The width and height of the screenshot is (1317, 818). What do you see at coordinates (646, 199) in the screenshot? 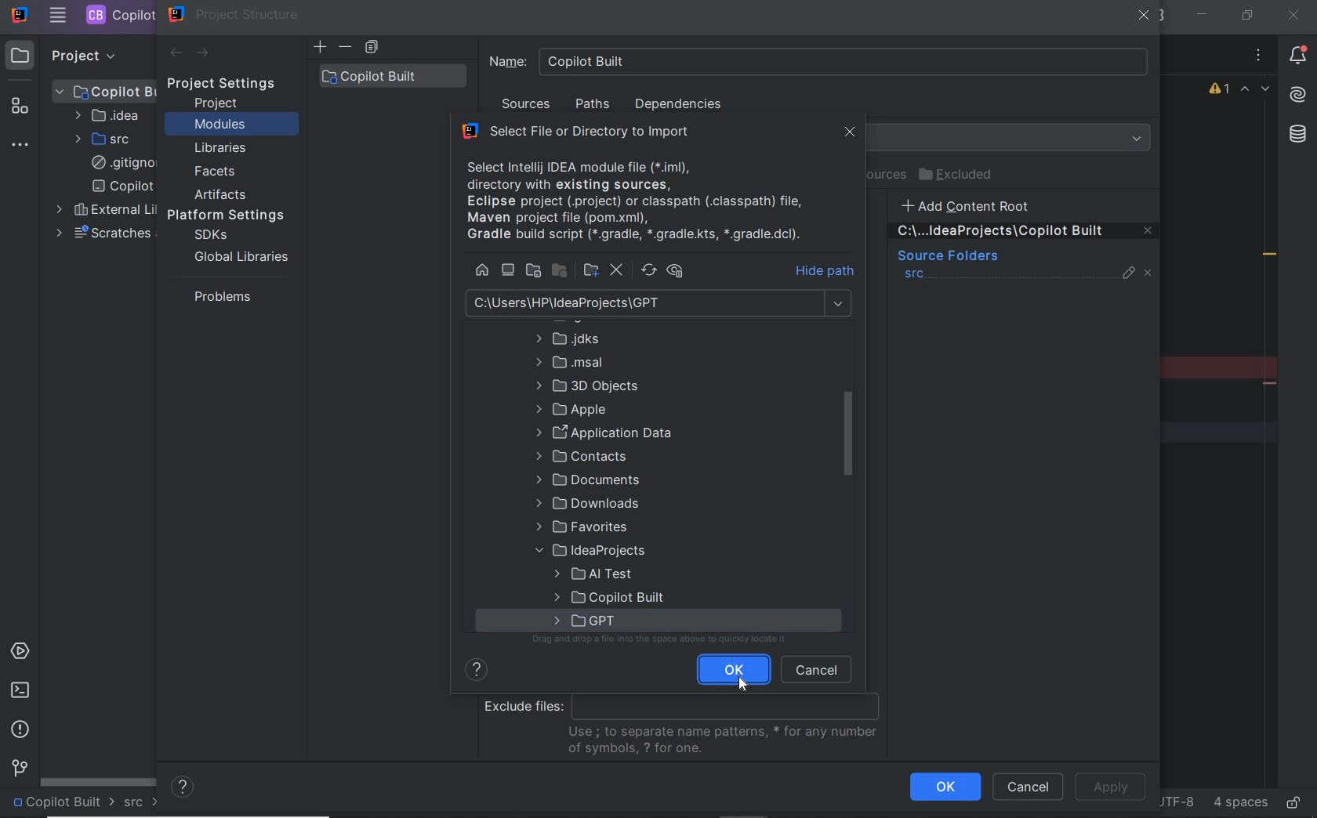
I see `available files` at bounding box center [646, 199].